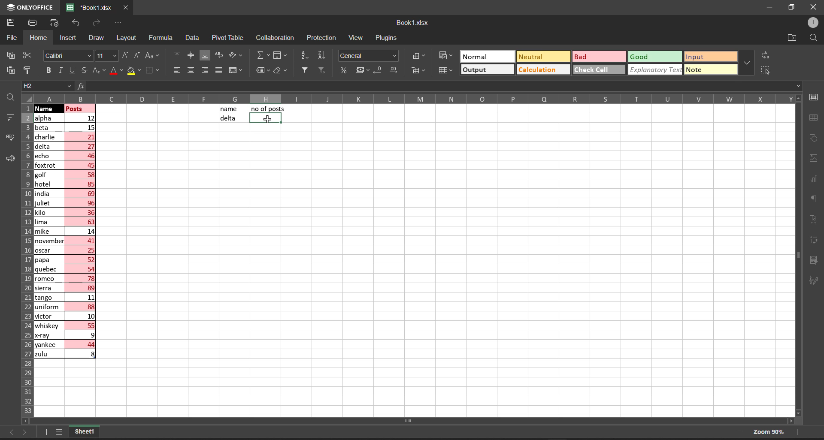 The width and height of the screenshot is (824, 440). Describe the element at coordinates (799, 433) in the screenshot. I see `zoom in` at that location.